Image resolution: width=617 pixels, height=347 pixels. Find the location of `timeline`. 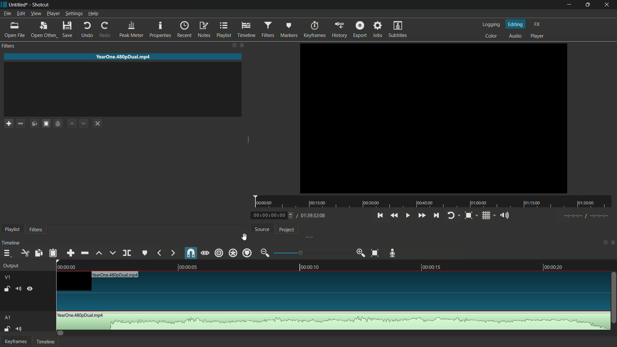

timeline is located at coordinates (11, 242).